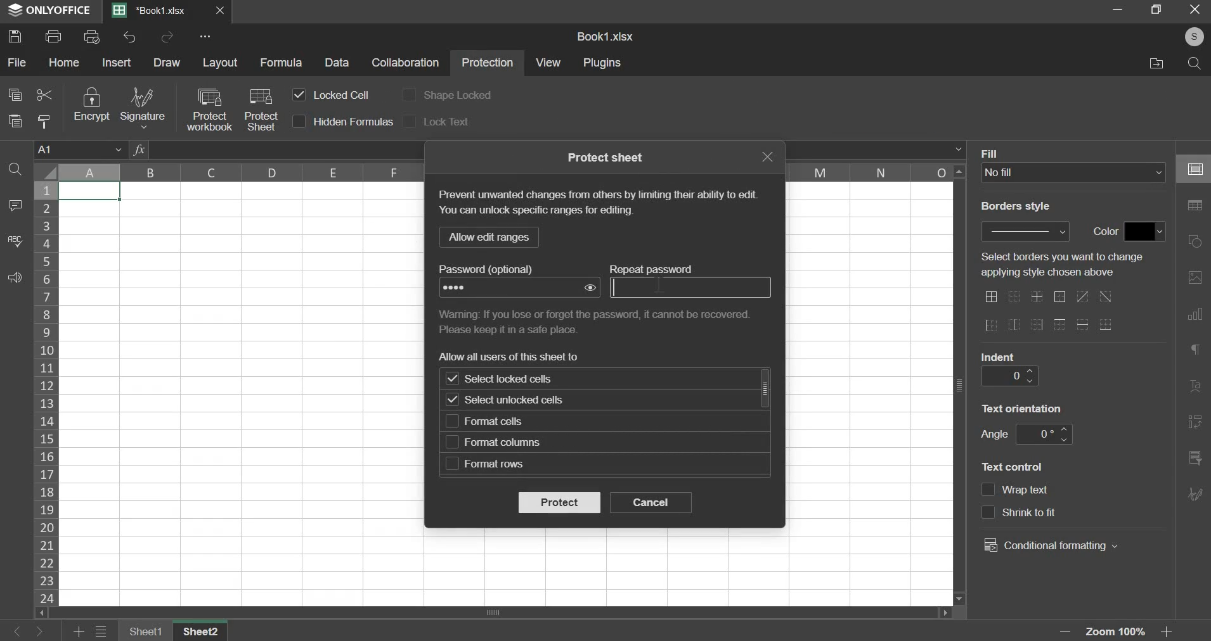 This screenshot has height=641, width=1211. What do you see at coordinates (1015, 298) in the screenshot?
I see `border options` at bounding box center [1015, 298].